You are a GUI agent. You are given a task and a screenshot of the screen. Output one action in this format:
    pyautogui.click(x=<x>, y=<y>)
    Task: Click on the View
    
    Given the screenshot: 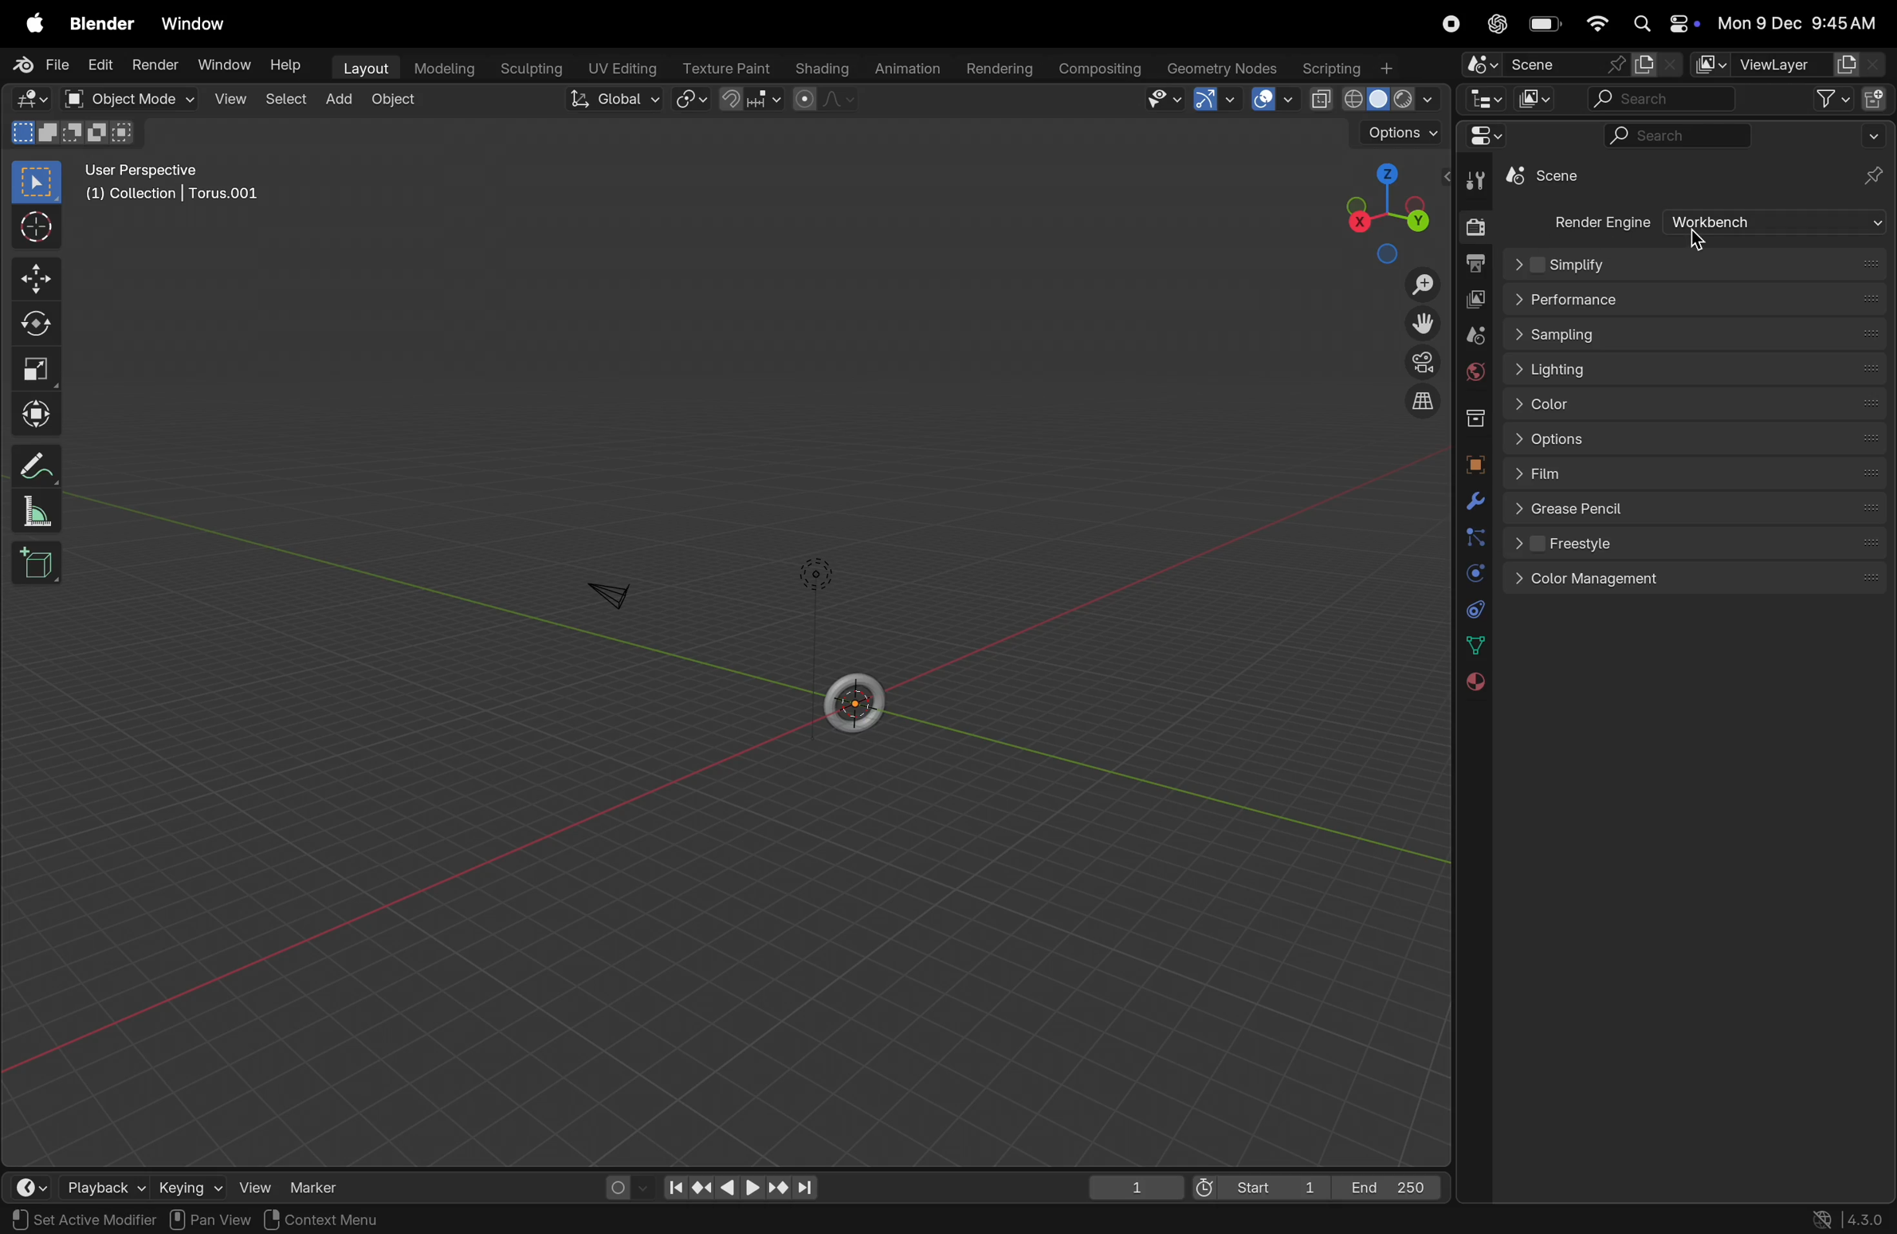 What is the action you would take?
    pyautogui.click(x=260, y=1185)
    